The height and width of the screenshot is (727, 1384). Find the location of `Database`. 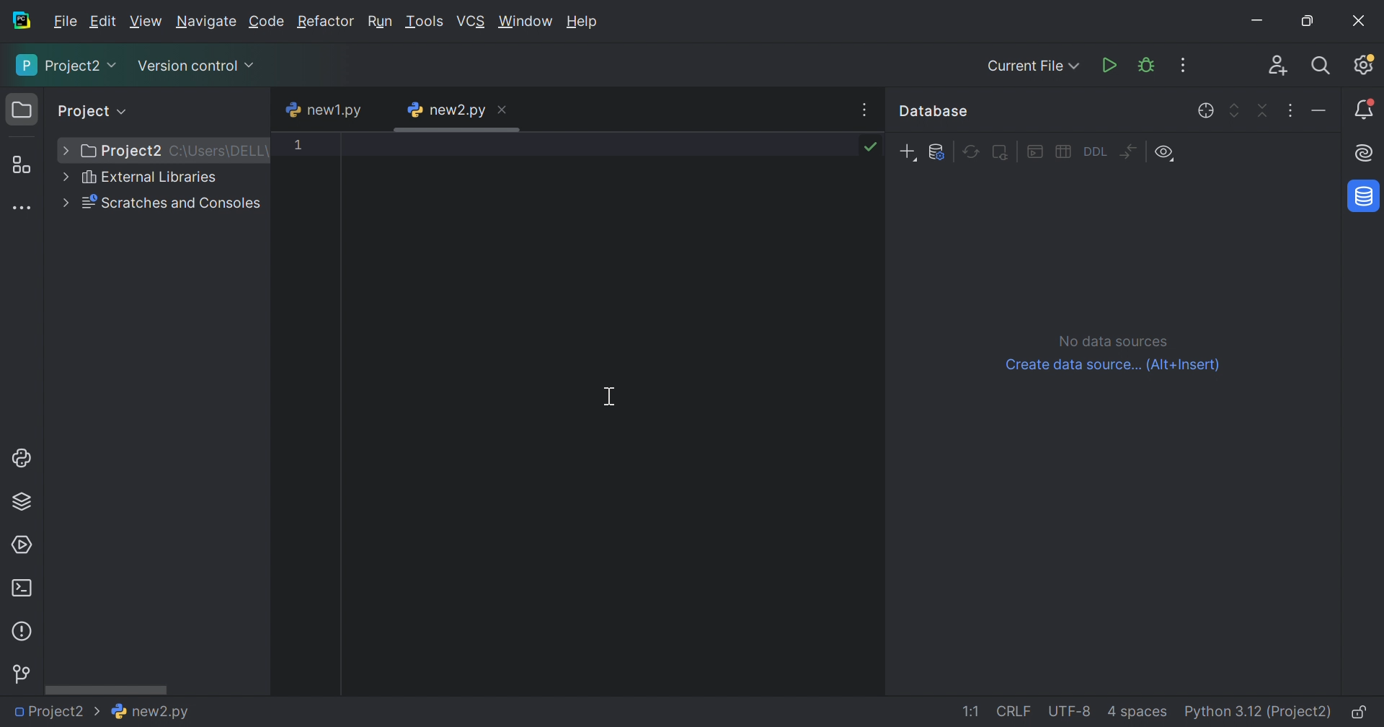

Database is located at coordinates (1366, 195).